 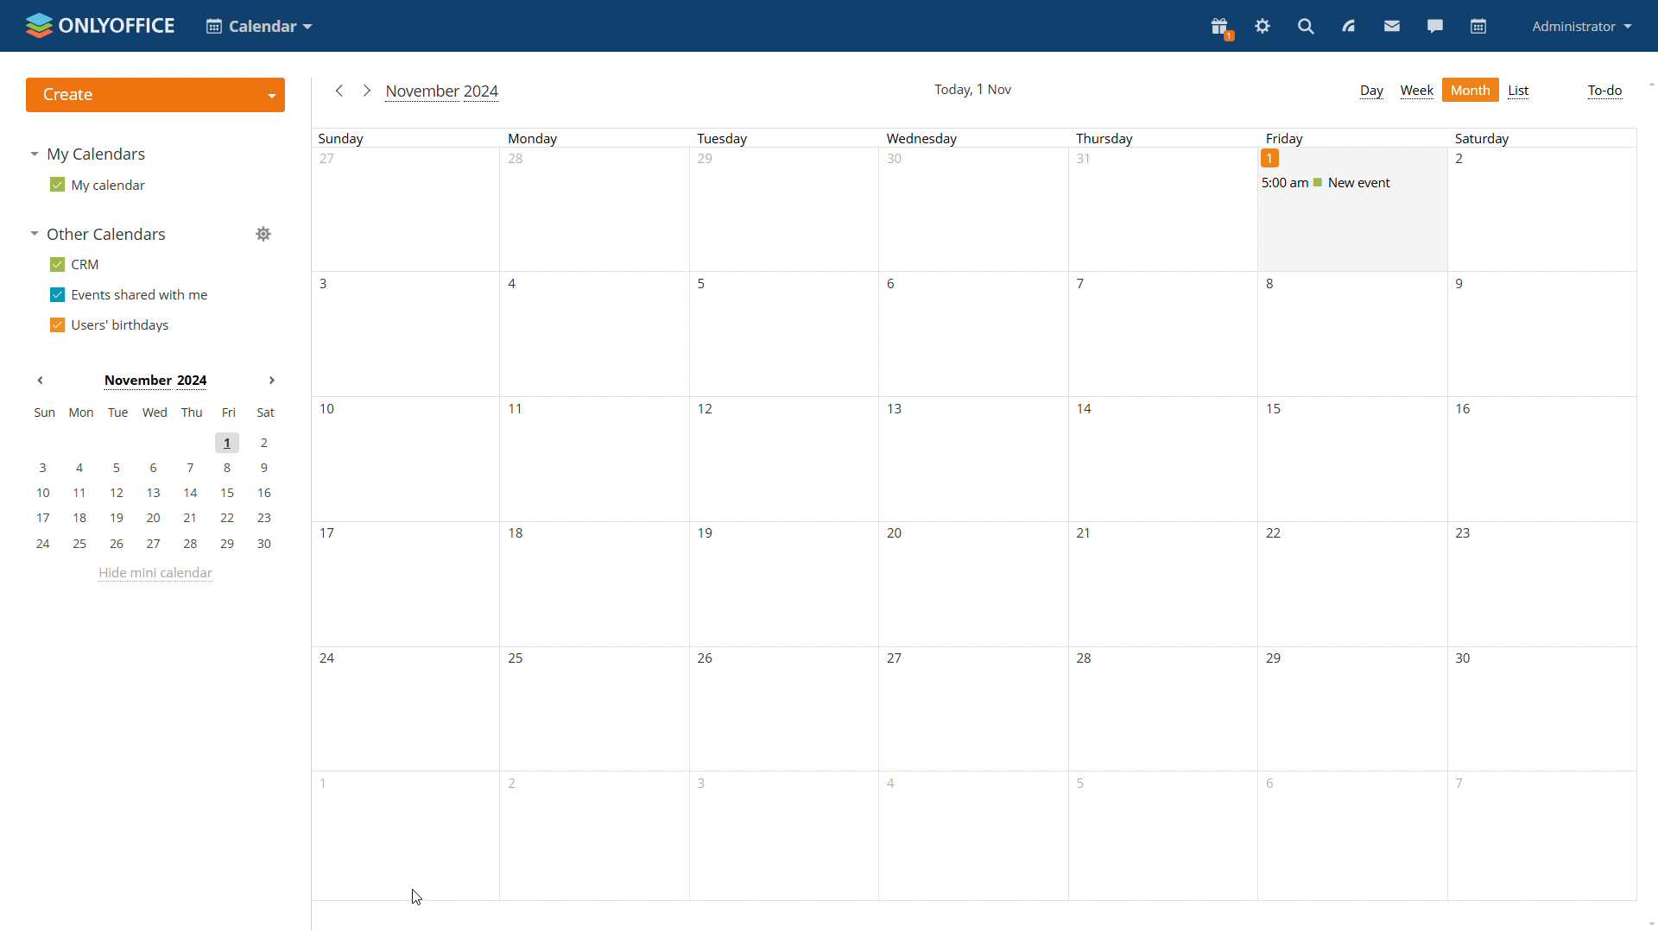 I want to click on my calendars, so click(x=90, y=154).